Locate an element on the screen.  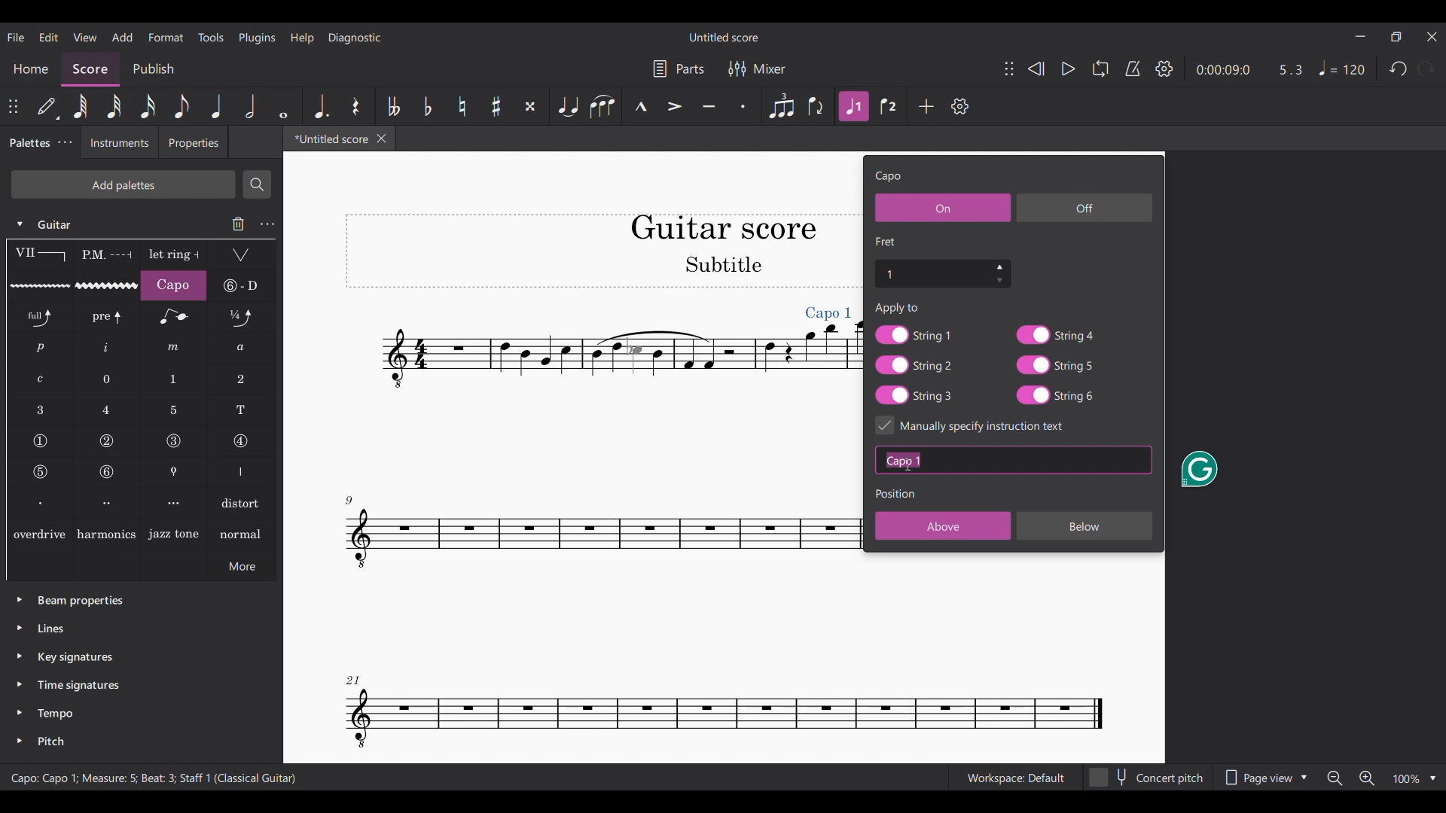
Indicates toggle on is located at coordinates (885, 425).